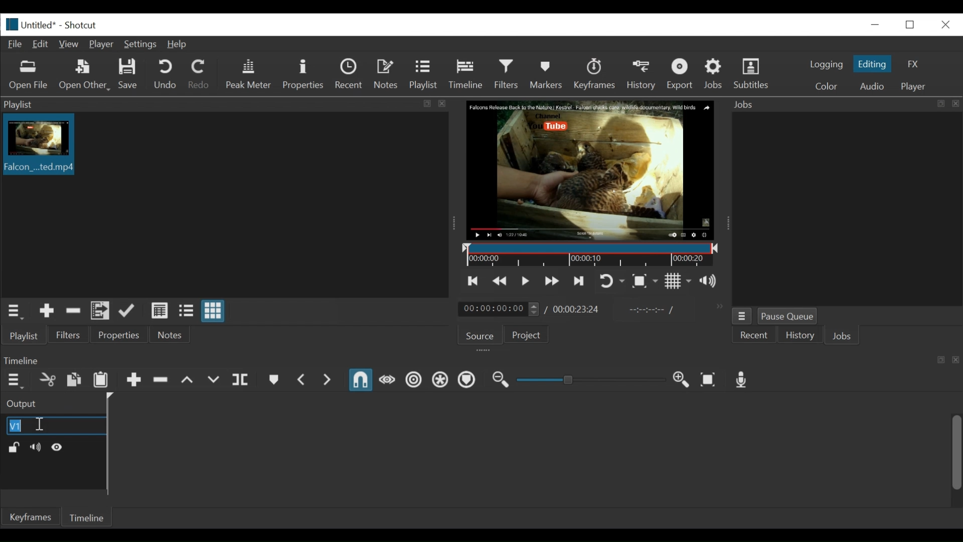 This screenshot has height=542, width=963. Describe the element at coordinates (213, 312) in the screenshot. I see `View as icons` at that location.